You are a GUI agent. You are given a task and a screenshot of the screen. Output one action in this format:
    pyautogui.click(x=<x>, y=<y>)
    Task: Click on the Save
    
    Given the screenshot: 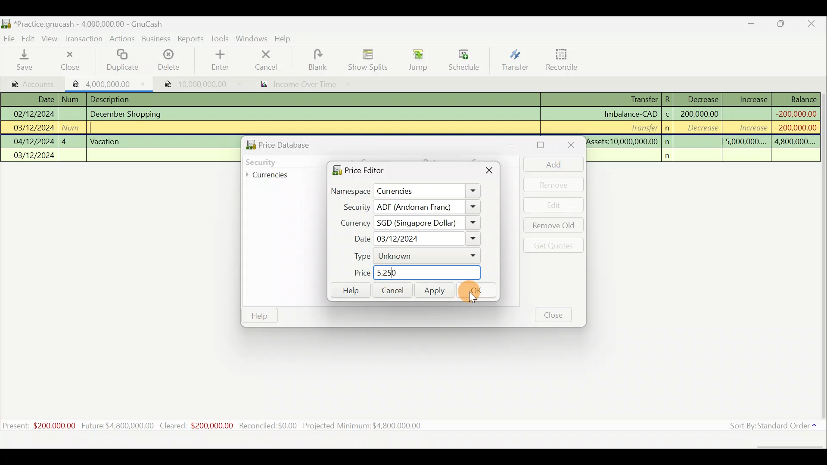 What is the action you would take?
    pyautogui.click(x=26, y=61)
    